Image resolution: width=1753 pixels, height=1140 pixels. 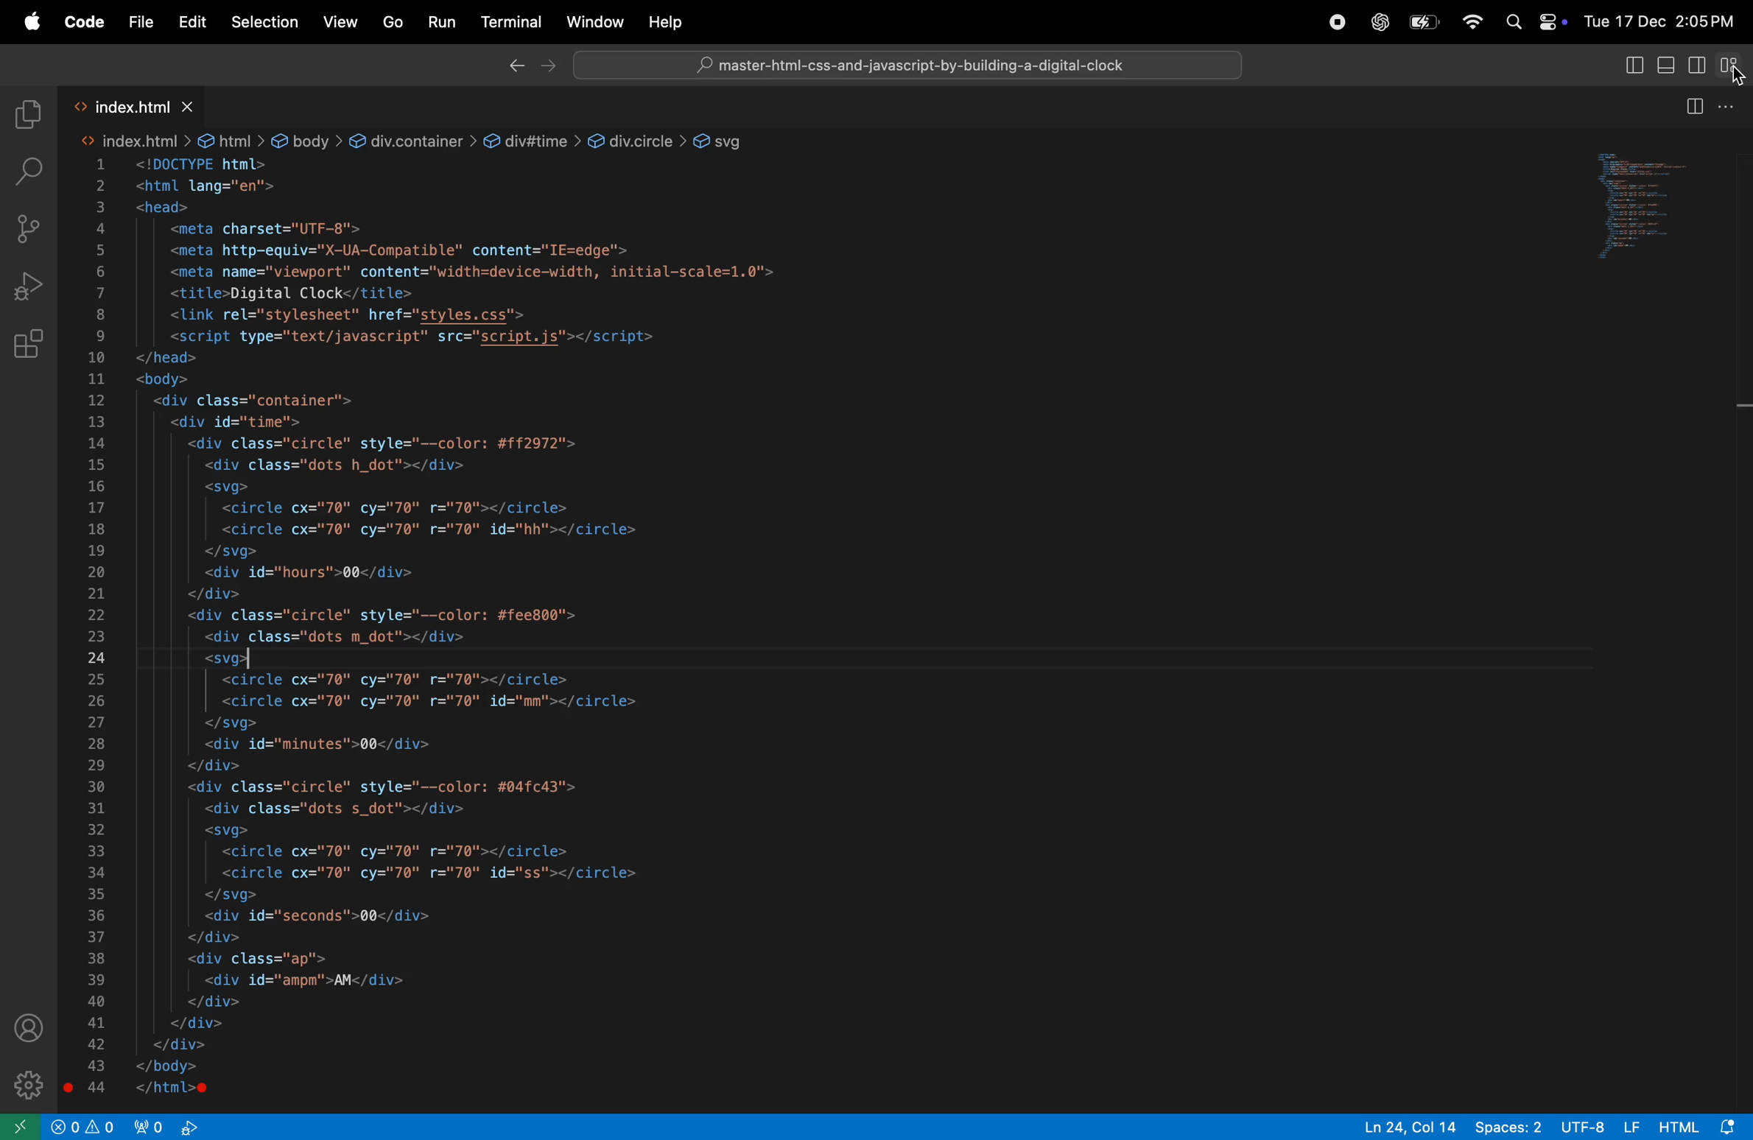 What do you see at coordinates (31, 343) in the screenshot?
I see `extensions` at bounding box center [31, 343].